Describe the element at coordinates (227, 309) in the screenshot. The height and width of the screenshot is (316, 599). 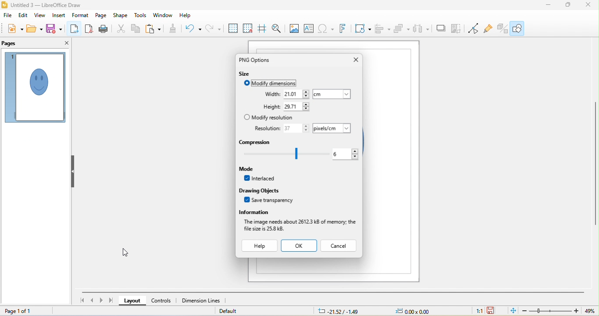
I see `default` at that location.